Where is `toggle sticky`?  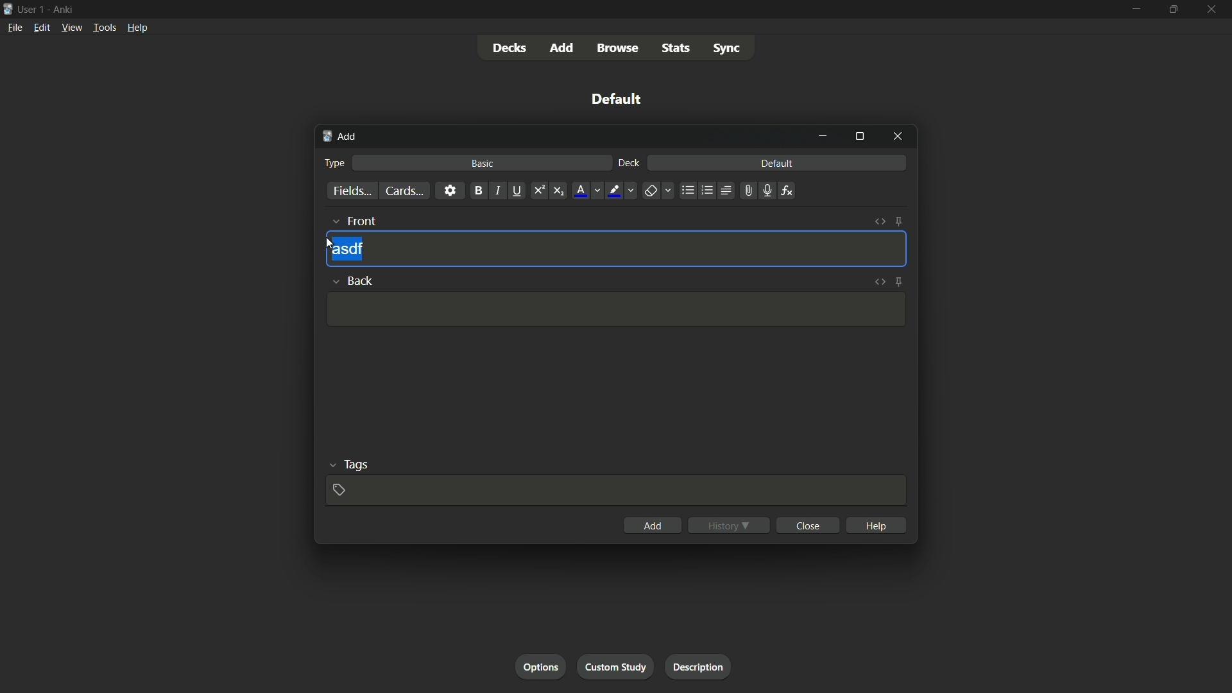
toggle sticky is located at coordinates (900, 221).